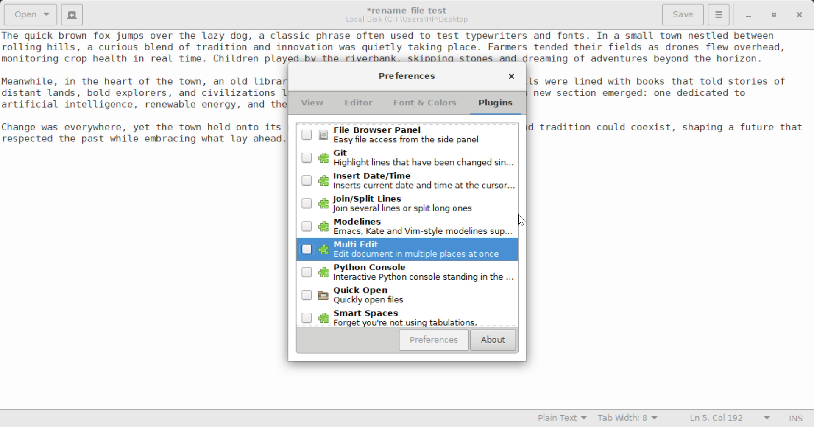  What do you see at coordinates (407, 46) in the screenshot?
I see `Sample text about a charming town` at bounding box center [407, 46].